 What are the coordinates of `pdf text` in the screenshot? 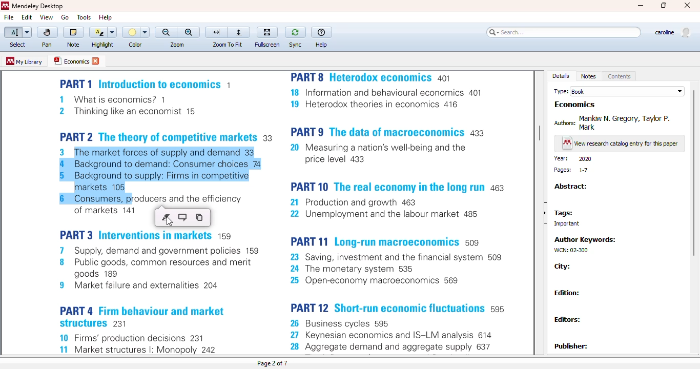 It's located at (155, 141).